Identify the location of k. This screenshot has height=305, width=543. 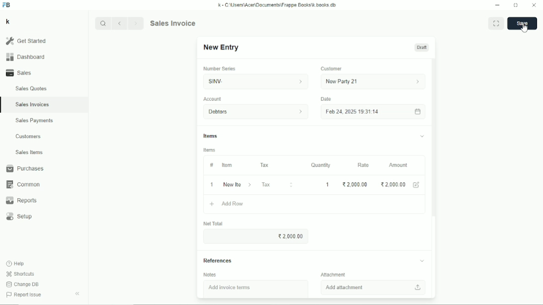
(7, 21).